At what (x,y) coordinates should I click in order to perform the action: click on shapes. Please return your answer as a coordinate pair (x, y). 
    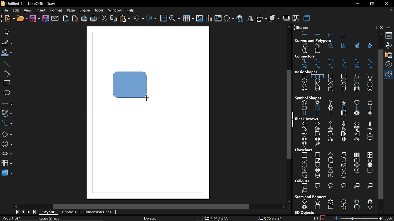
    Looking at the image, I should click on (333, 34).